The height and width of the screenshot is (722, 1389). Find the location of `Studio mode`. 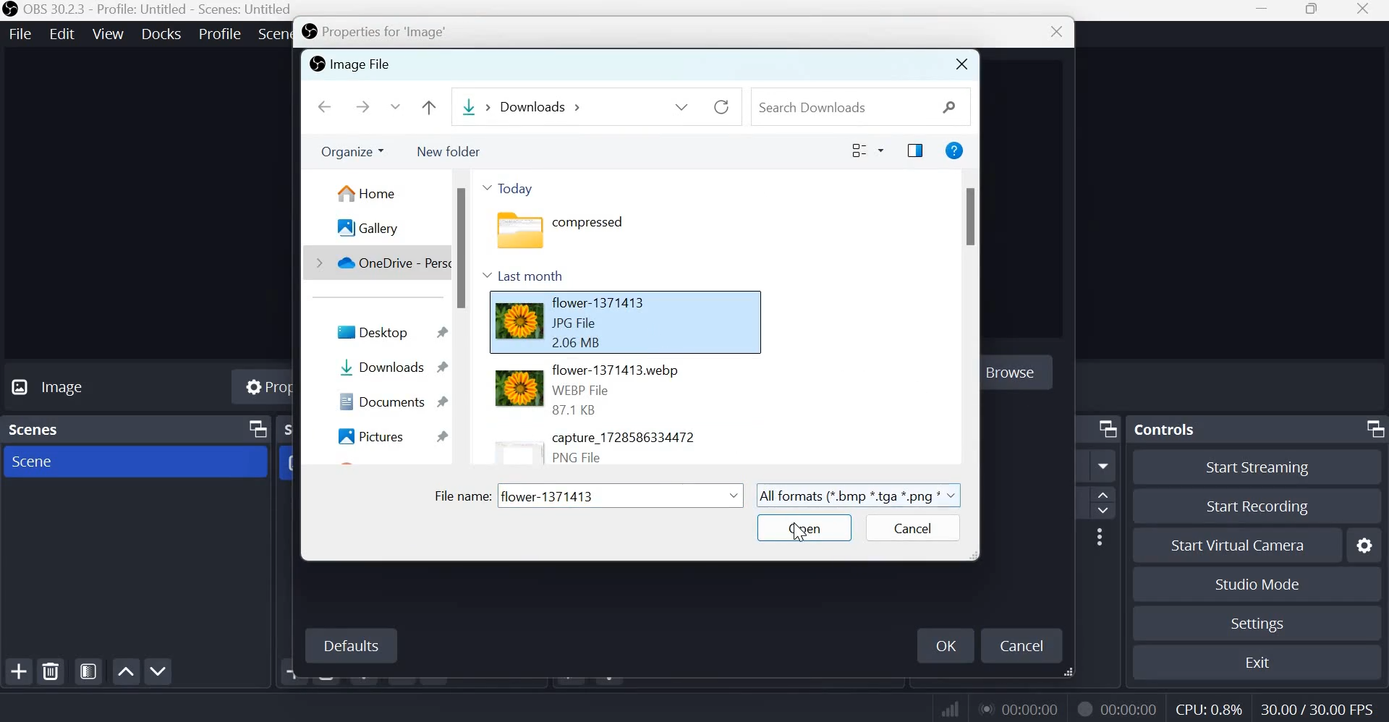

Studio mode is located at coordinates (1258, 583).